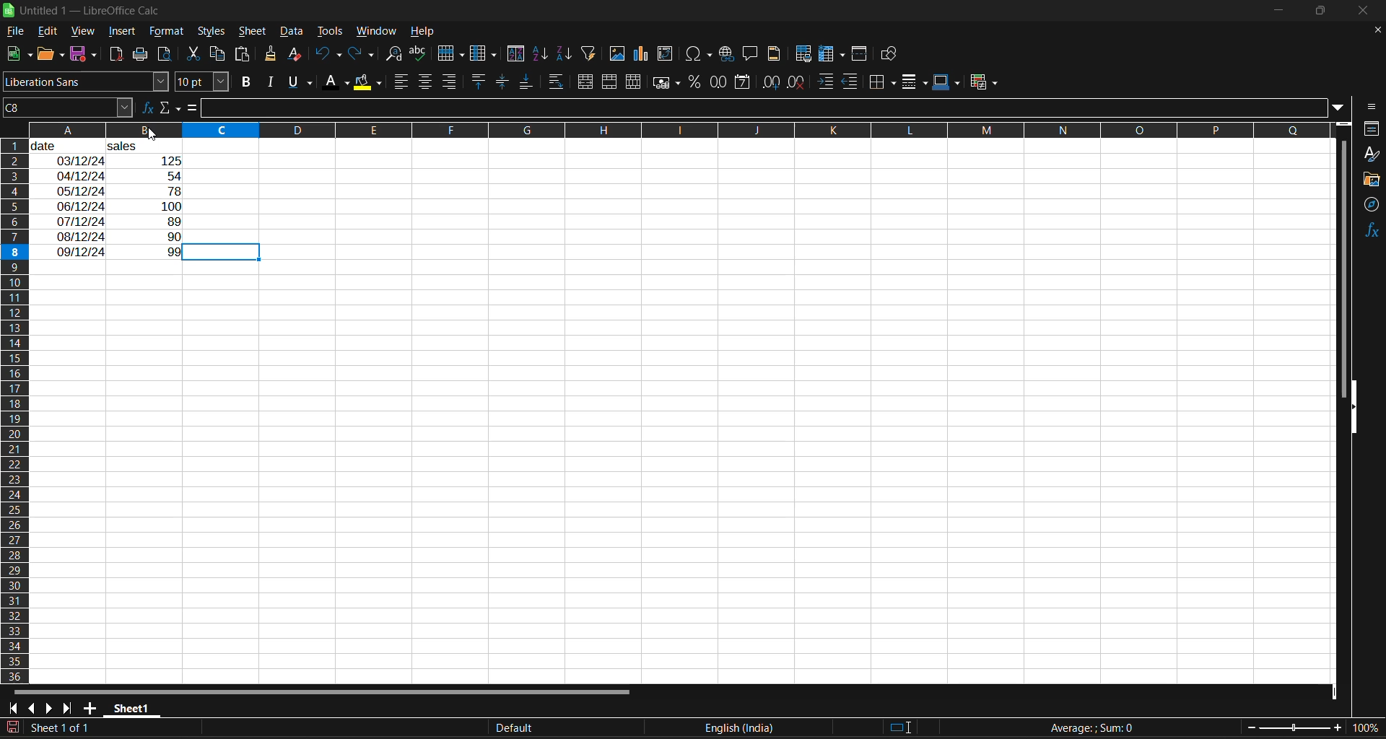  Describe the element at coordinates (741, 83) in the screenshot. I see `format as date` at that location.